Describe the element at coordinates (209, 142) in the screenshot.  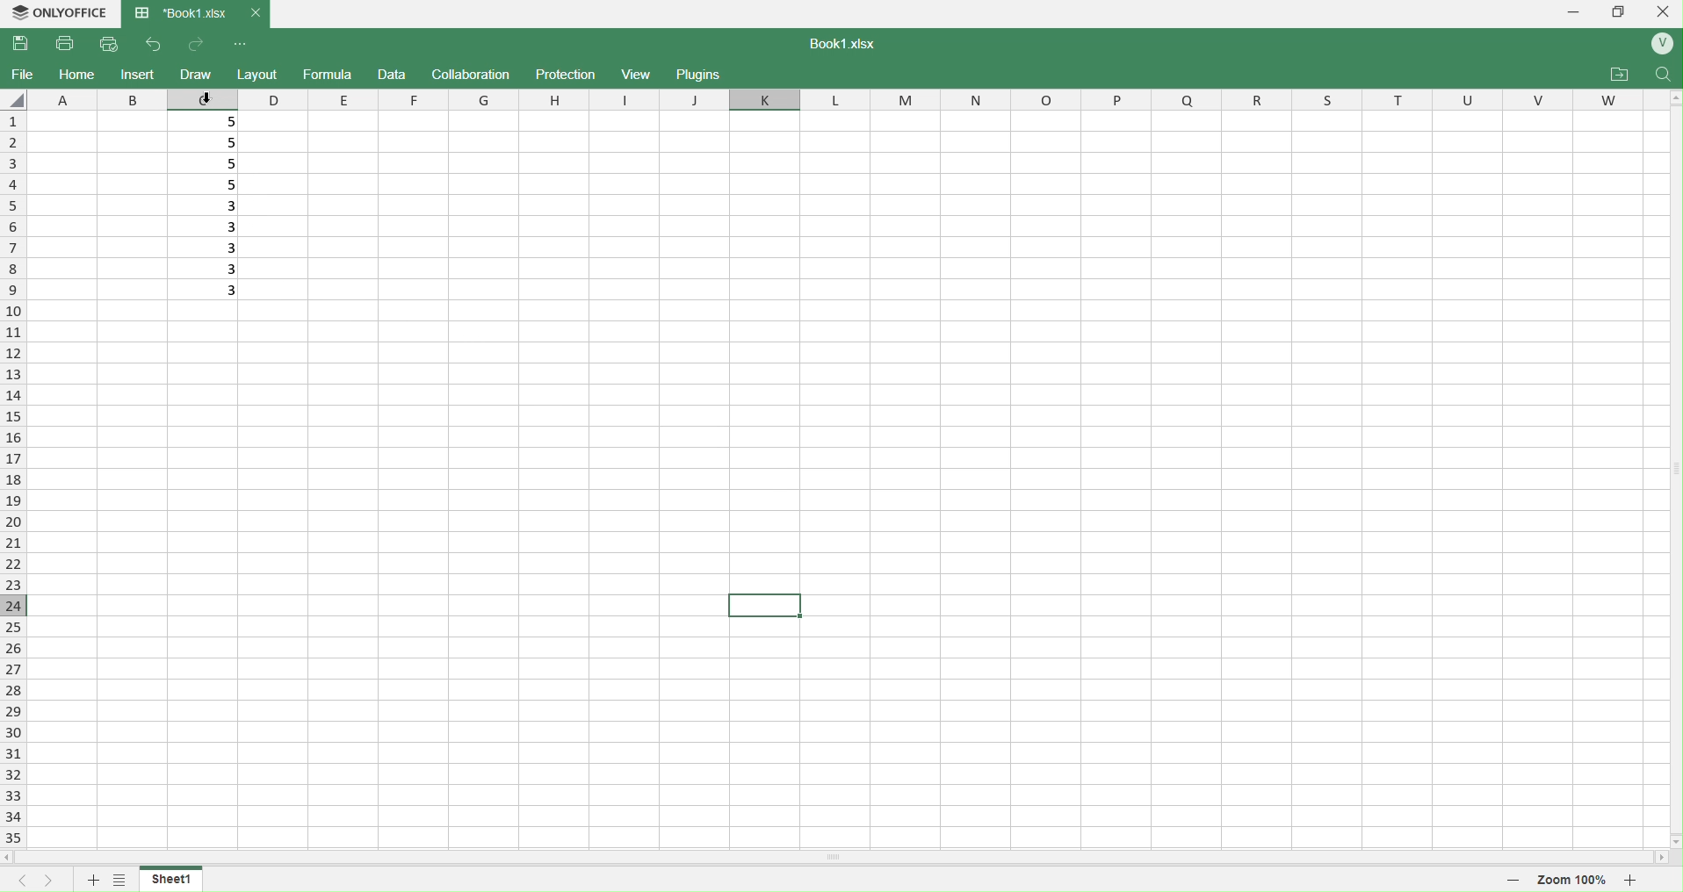
I see `5` at that location.